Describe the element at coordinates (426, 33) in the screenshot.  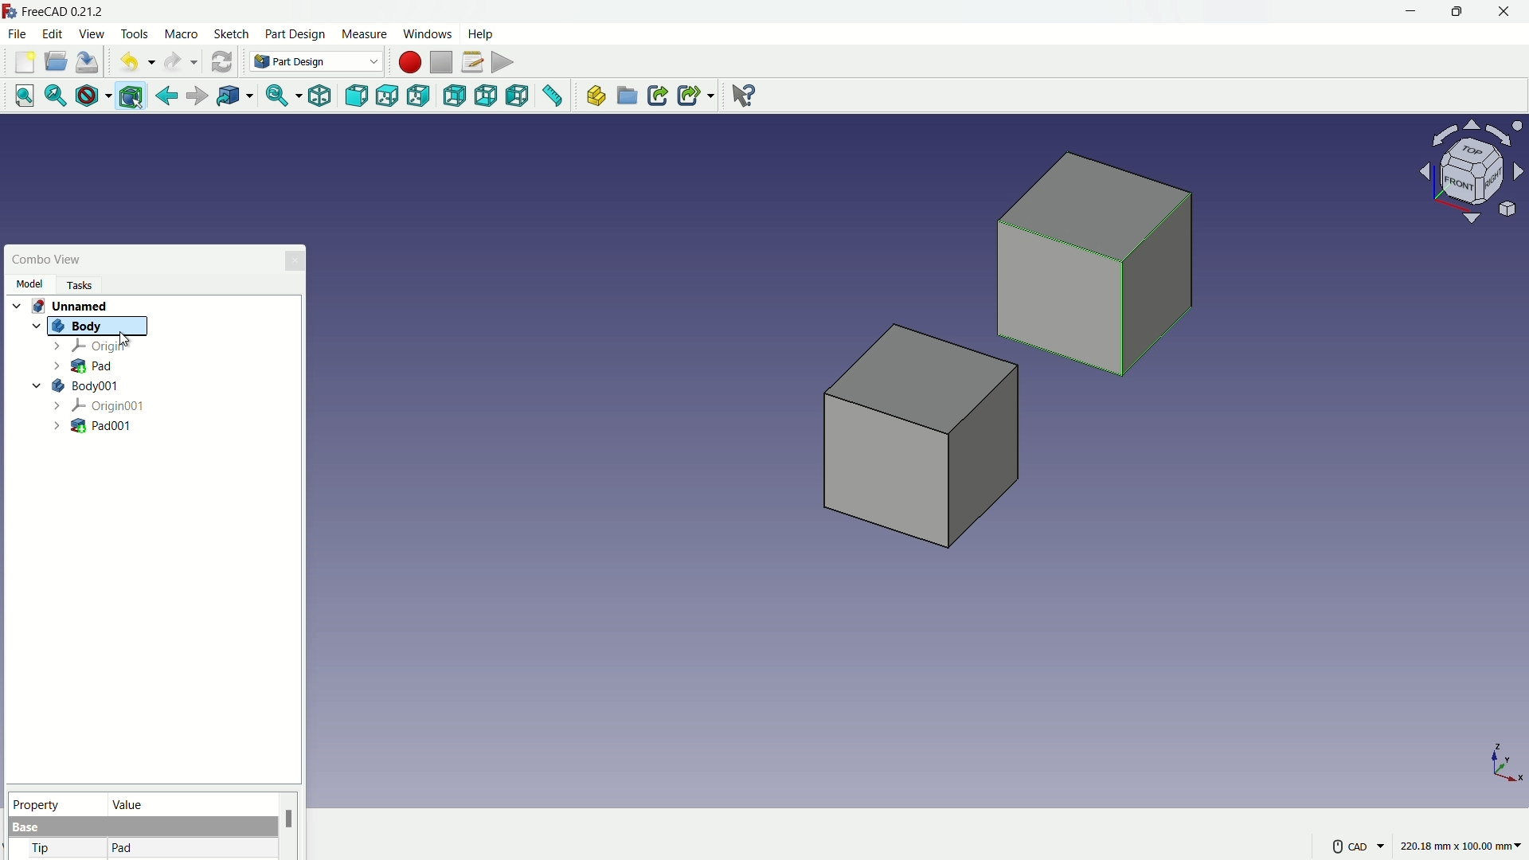
I see `windows` at that location.